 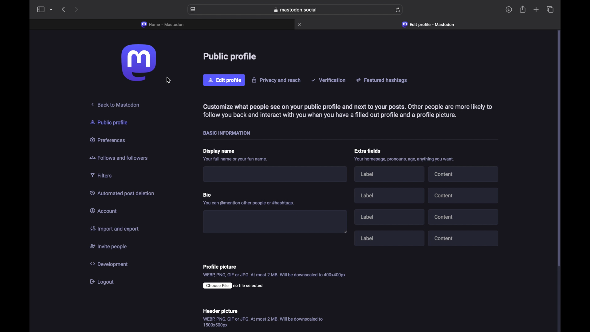 I want to click on public profile, so click(x=230, y=57).